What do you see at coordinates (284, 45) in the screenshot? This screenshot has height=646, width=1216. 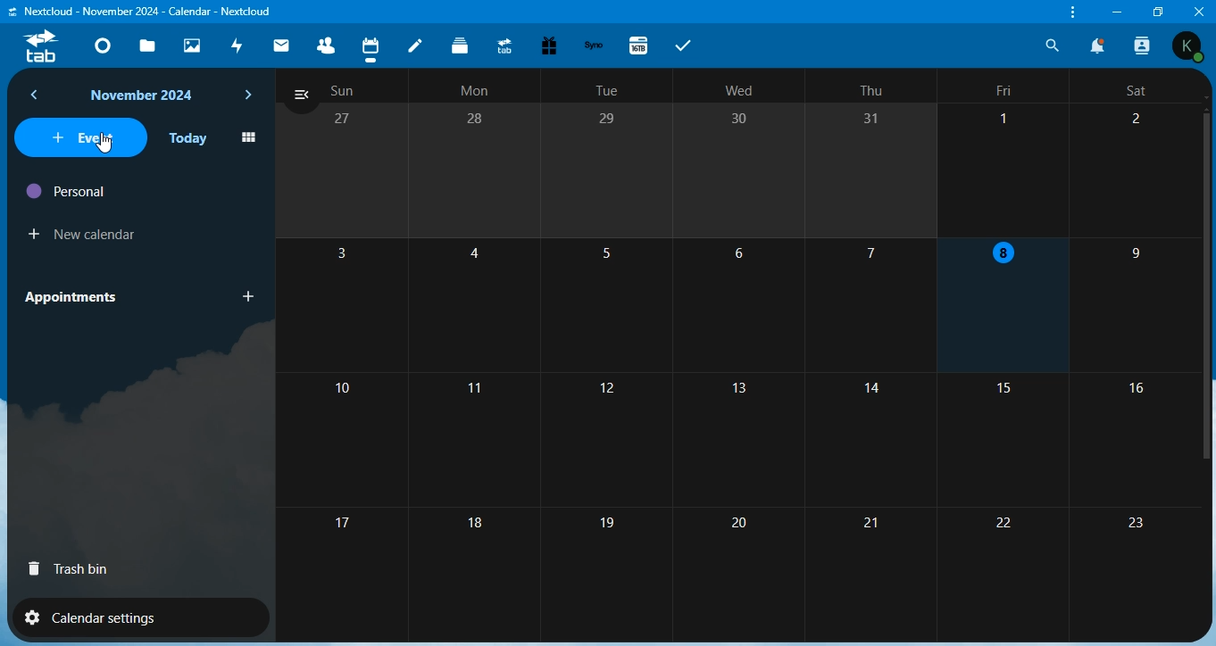 I see `mail` at bounding box center [284, 45].